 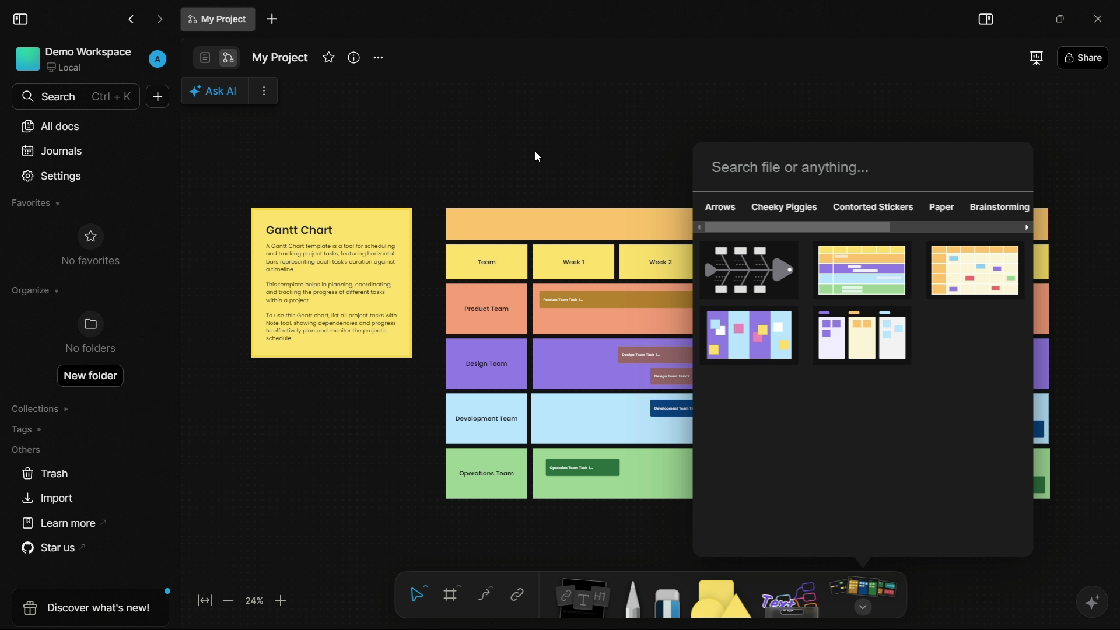 What do you see at coordinates (229, 58) in the screenshot?
I see `edgeless mode` at bounding box center [229, 58].